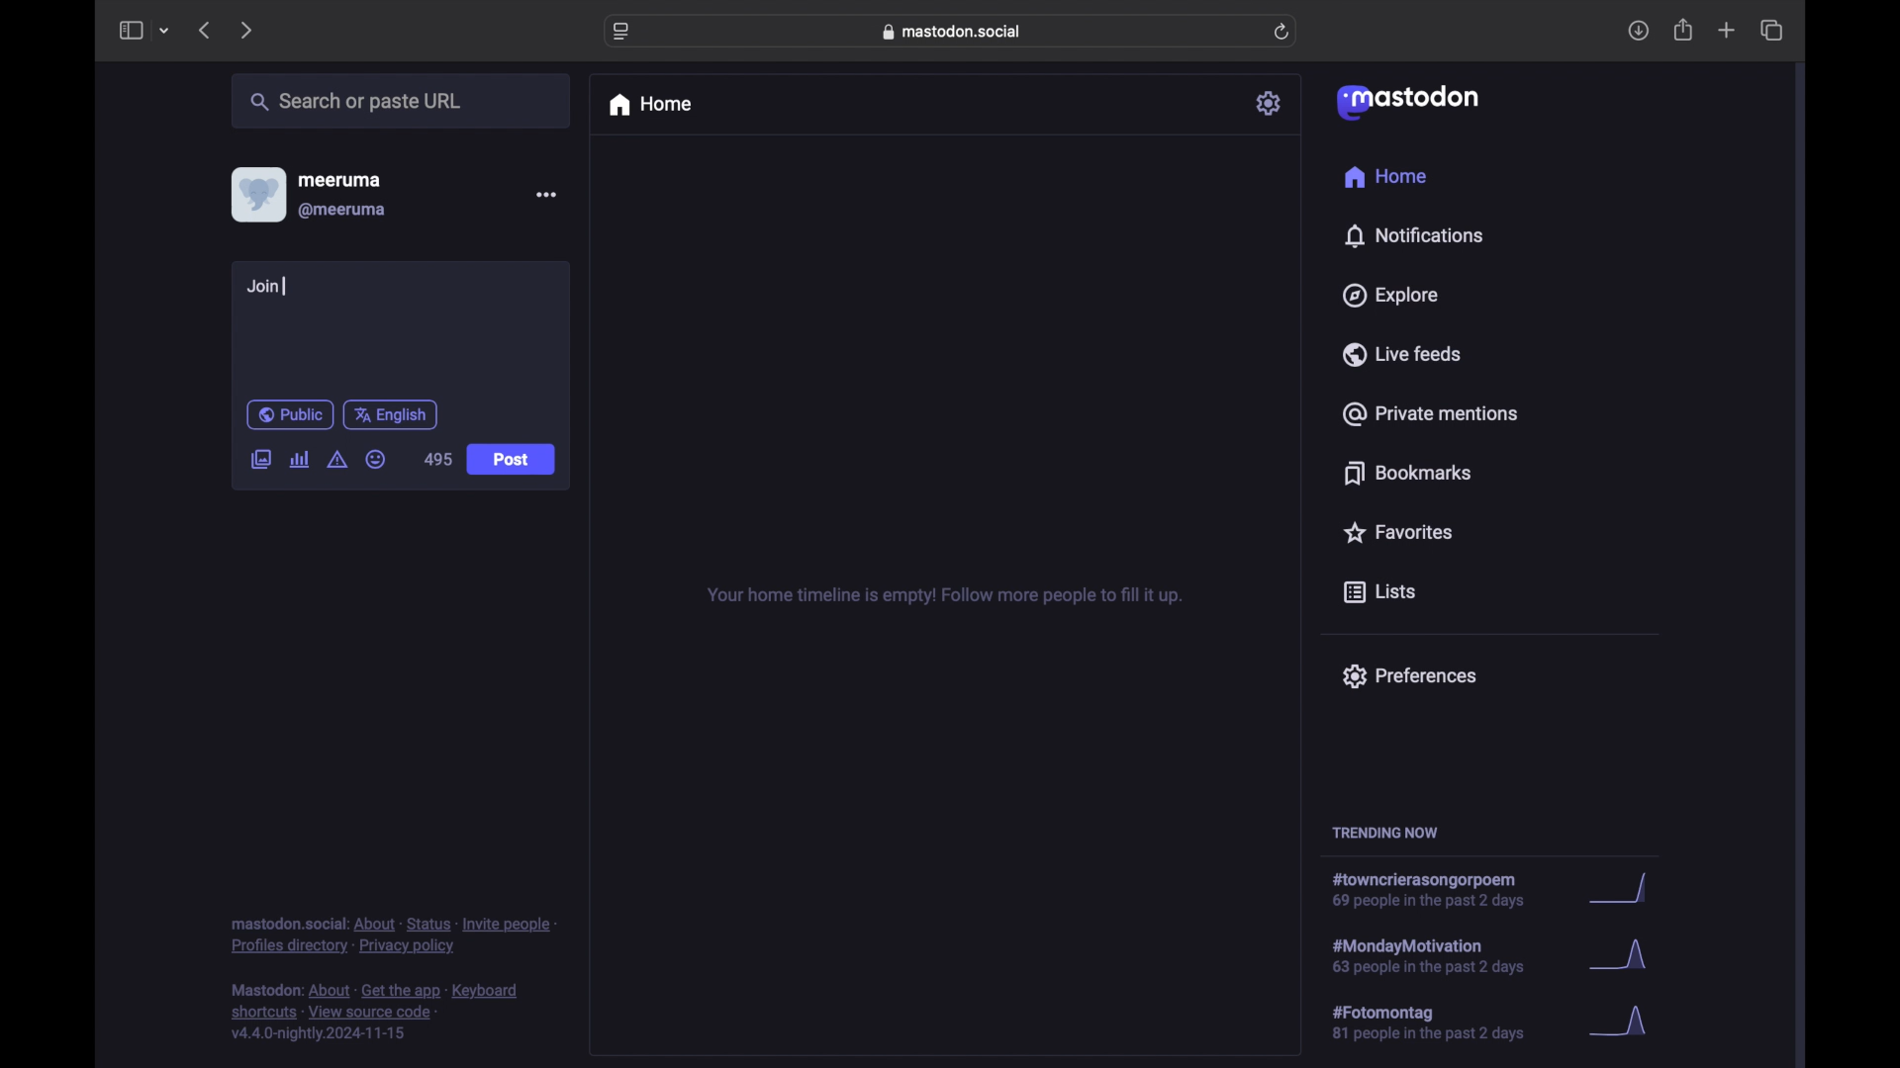 Image resolution: width=1900 pixels, height=1068 pixels. Describe the element at coordinates (1413, 235) in the screenshot. I see `notifications` at that location.